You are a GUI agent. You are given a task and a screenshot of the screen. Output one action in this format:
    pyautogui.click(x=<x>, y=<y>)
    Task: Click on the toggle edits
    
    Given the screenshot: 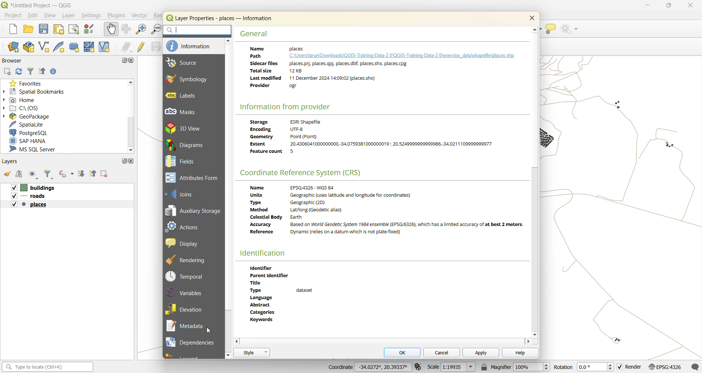 What is the action you would take?
    pyautogui.click(x=141, y=48)
    